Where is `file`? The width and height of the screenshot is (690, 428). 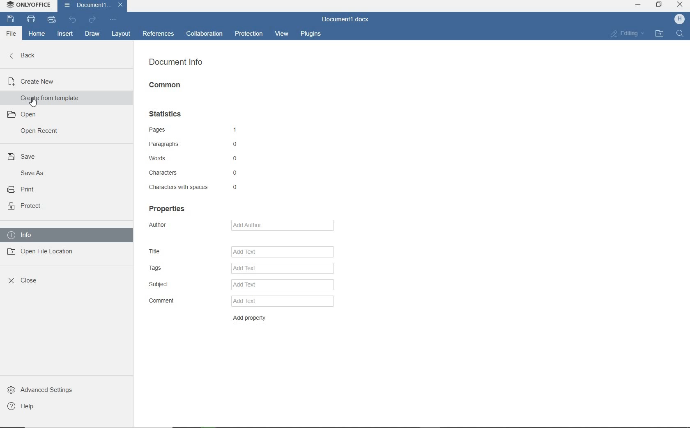
file is located at coordinates (10, 33).